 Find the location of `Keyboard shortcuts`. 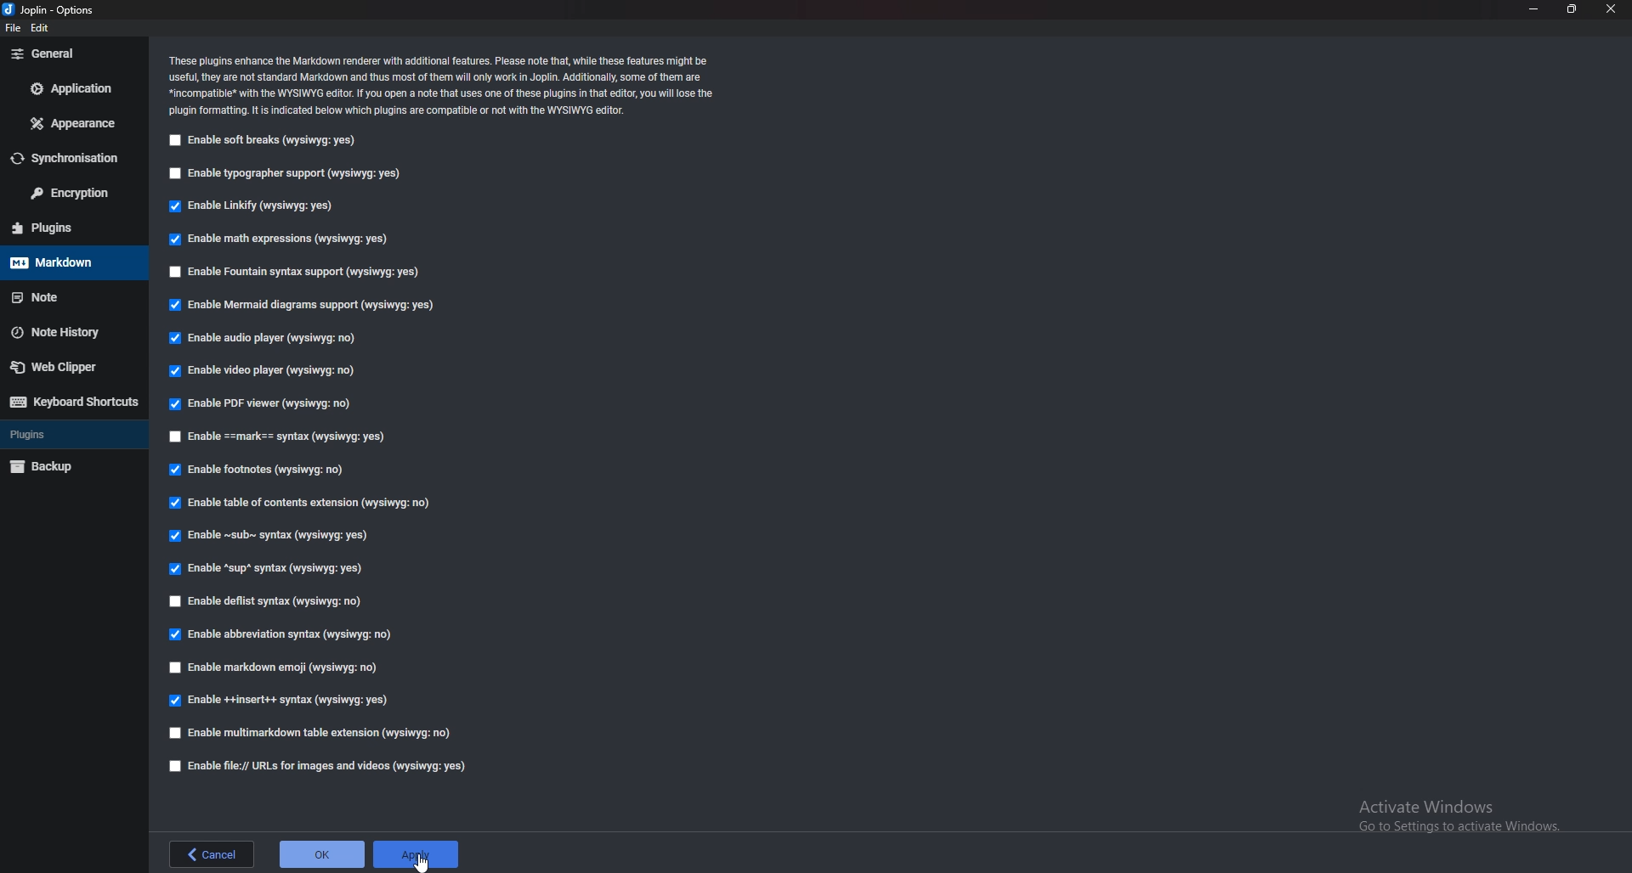

Keyboard shortcuts is located at coordinates (75, 403).